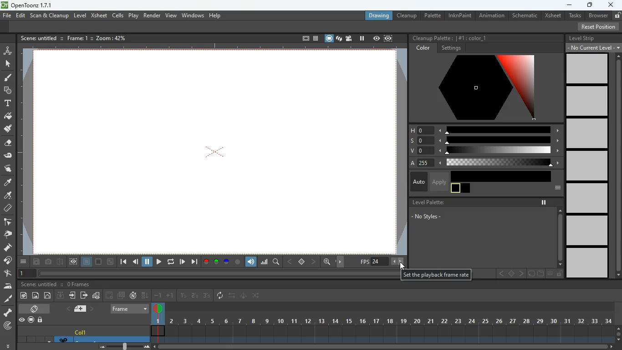 The width and height of the screenshot is (622, 350). What do you see at coordinates (232, 295) in the screenshot?
I see `swap` at bounding box center [232, 295].